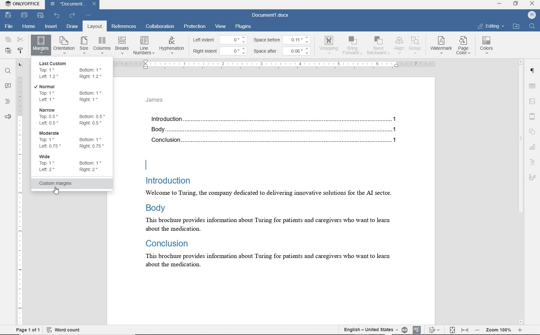 The image size is (540, 335). Describe the element at coordinates (398, 45) in the screenshot. I see `align` at that location.